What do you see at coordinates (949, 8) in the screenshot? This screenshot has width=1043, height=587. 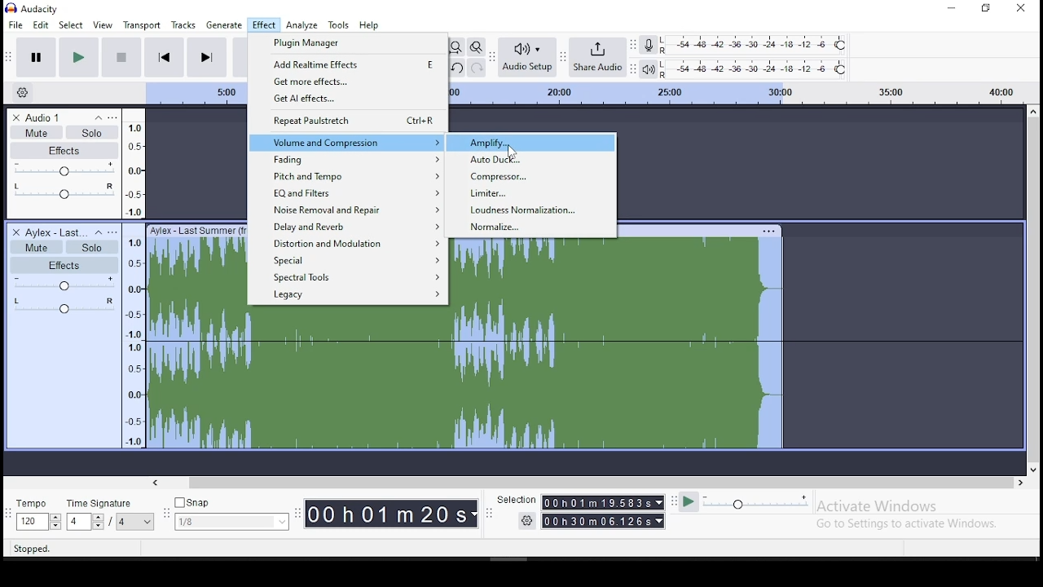 I see `minimize` at bounding box center [949, 8].